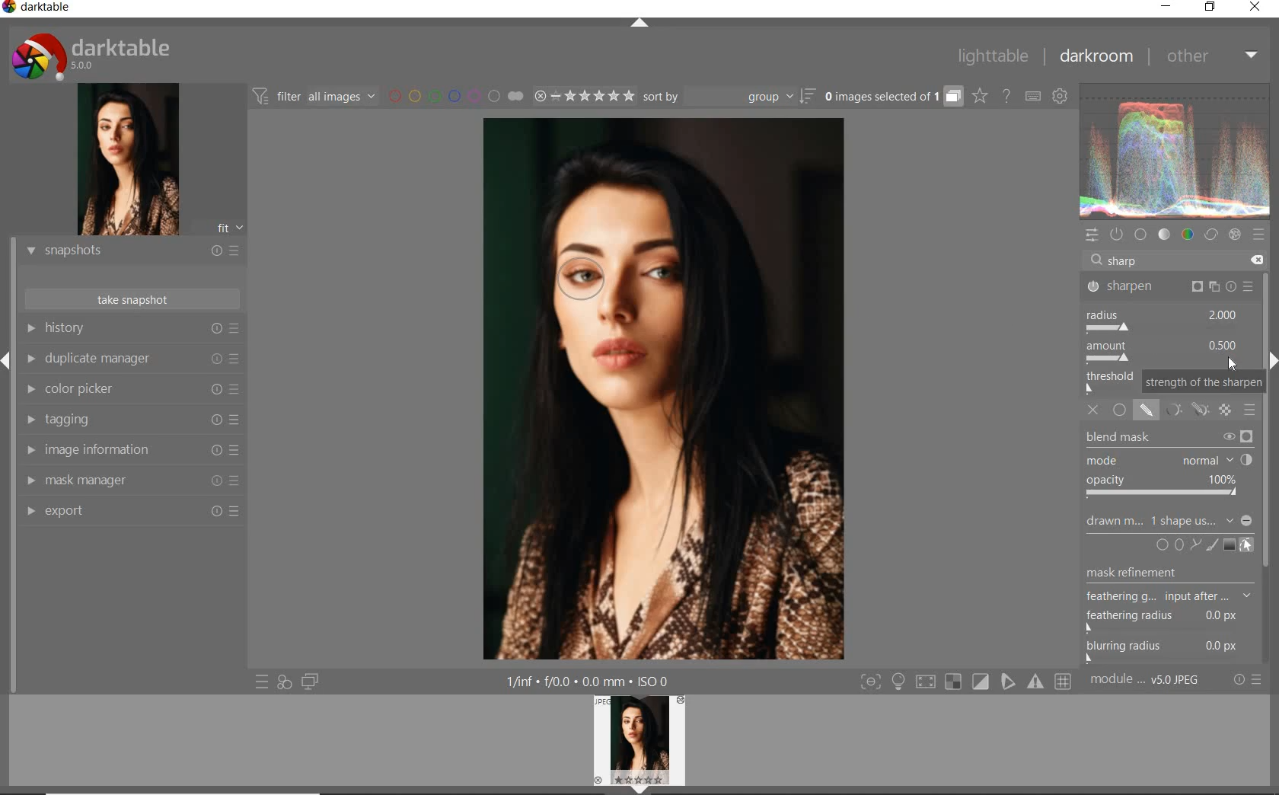 The height and width of the screenshot is (795, 1279). What do you see at coordinates (1184, 410) in the screenshot?
I see `mask options` at bounding box center [1184, 410].